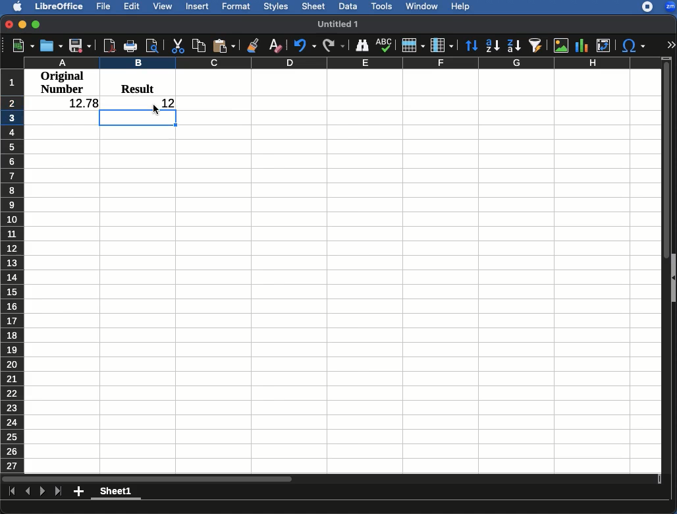 The image size is (677, 514). What do you see at coordinates (198, 7) in the screenshot?
I see `Insert` at bounding box center [198, 7].